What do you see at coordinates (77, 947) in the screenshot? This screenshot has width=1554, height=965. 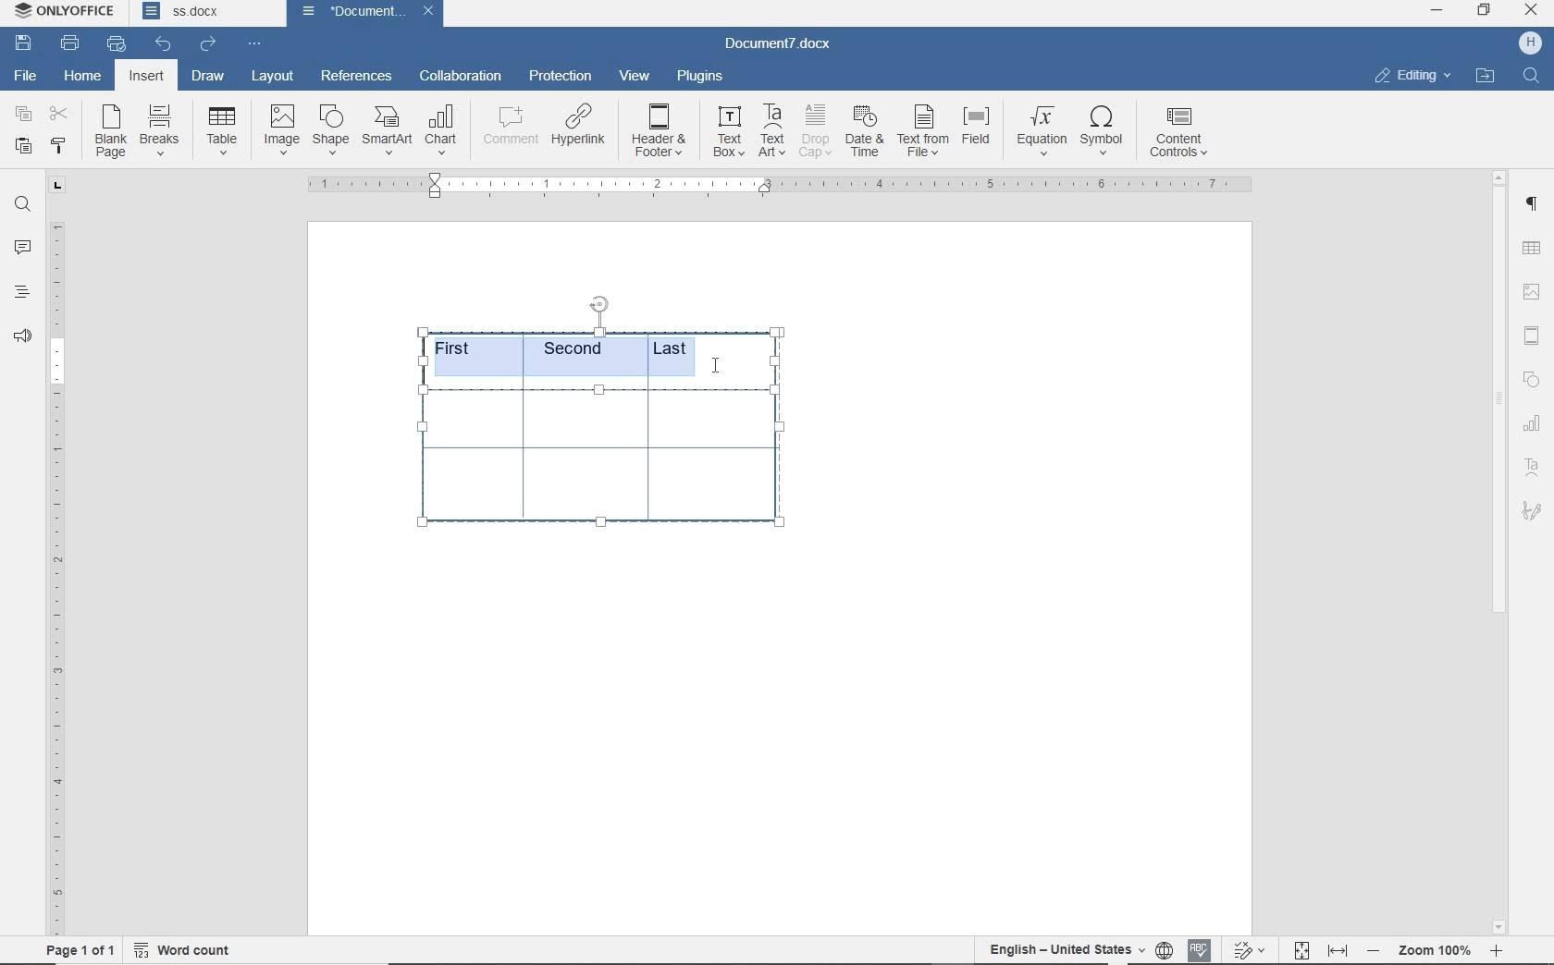 I see `page 1 of 1` at bounding box center [77, 947].